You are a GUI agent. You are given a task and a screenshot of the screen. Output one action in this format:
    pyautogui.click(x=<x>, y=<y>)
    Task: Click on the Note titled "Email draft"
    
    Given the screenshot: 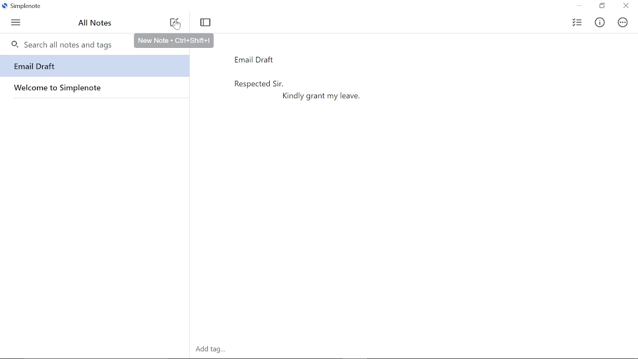 What is the action you would take?
    pyautogui.click(x=95, y=66)
    